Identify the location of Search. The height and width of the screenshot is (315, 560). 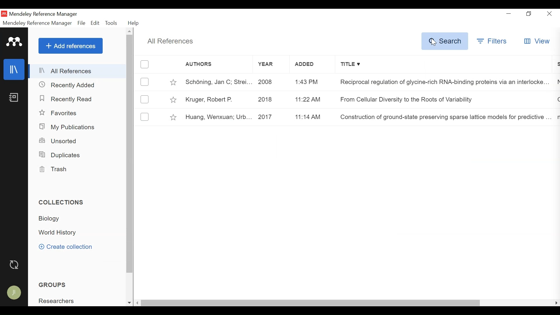
(445, 41).